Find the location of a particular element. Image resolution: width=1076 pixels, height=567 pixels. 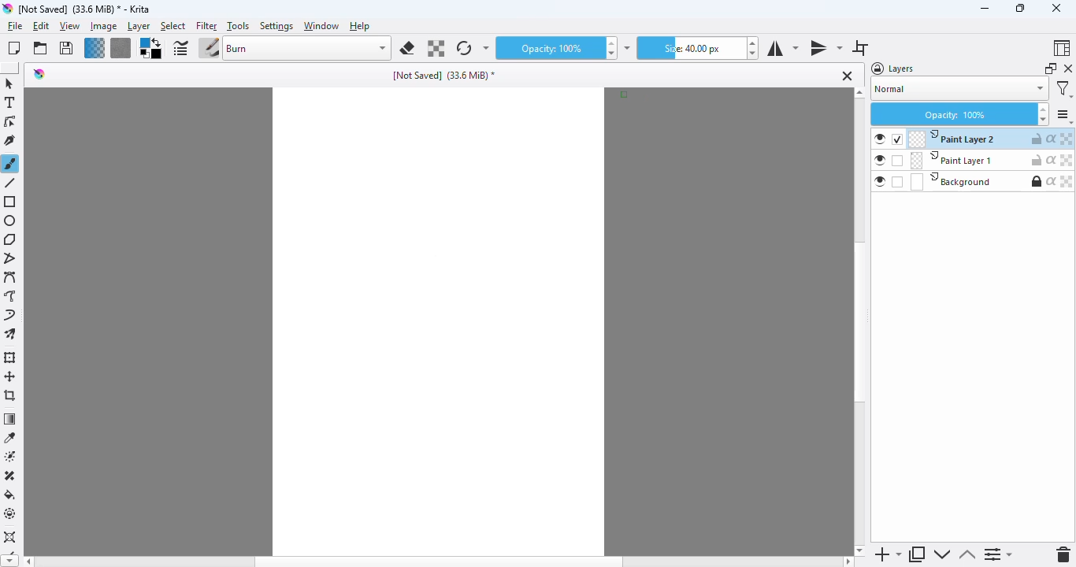

float docker is located at coordinates (1051, 69).